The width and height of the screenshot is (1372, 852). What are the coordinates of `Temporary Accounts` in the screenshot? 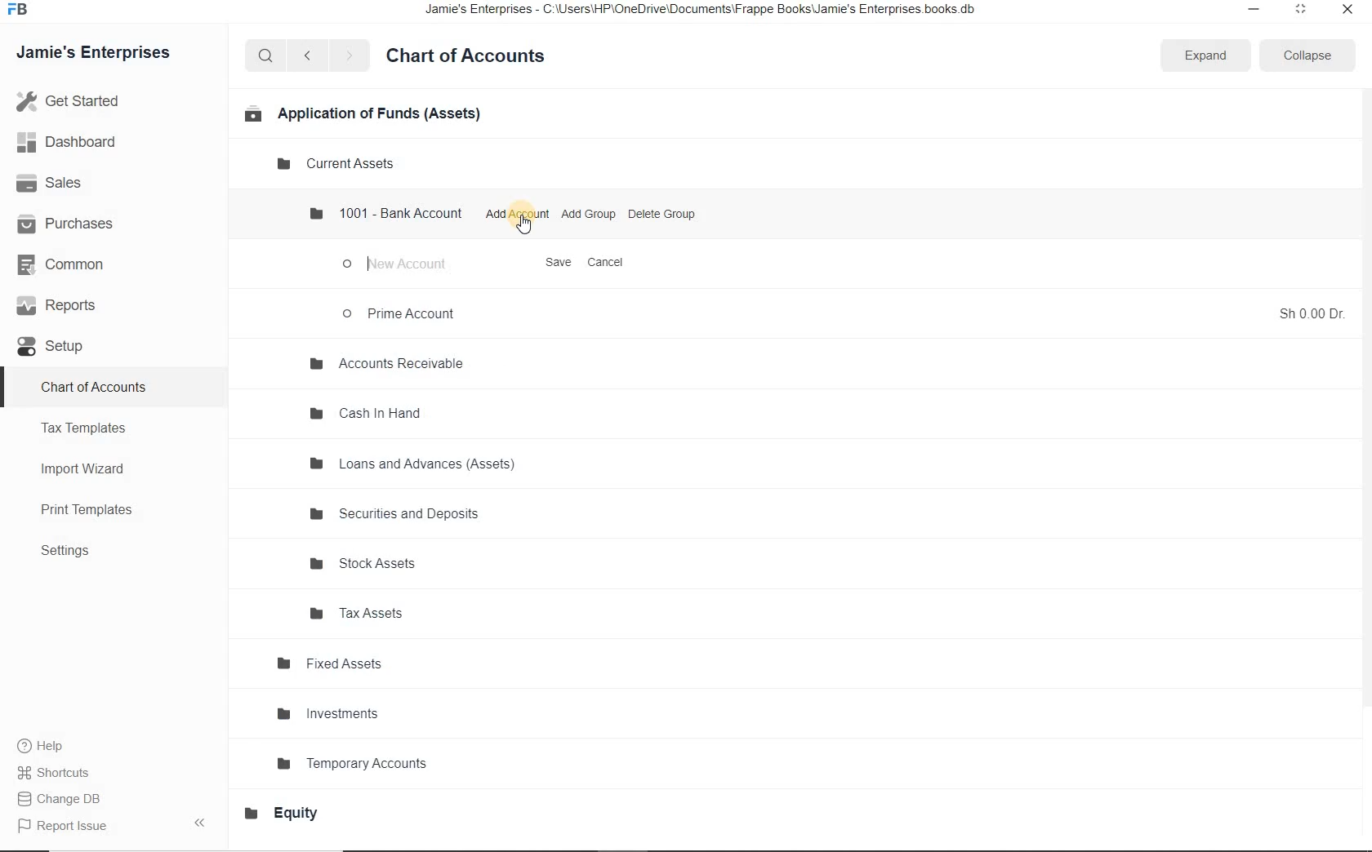 It's located at (359, 761).